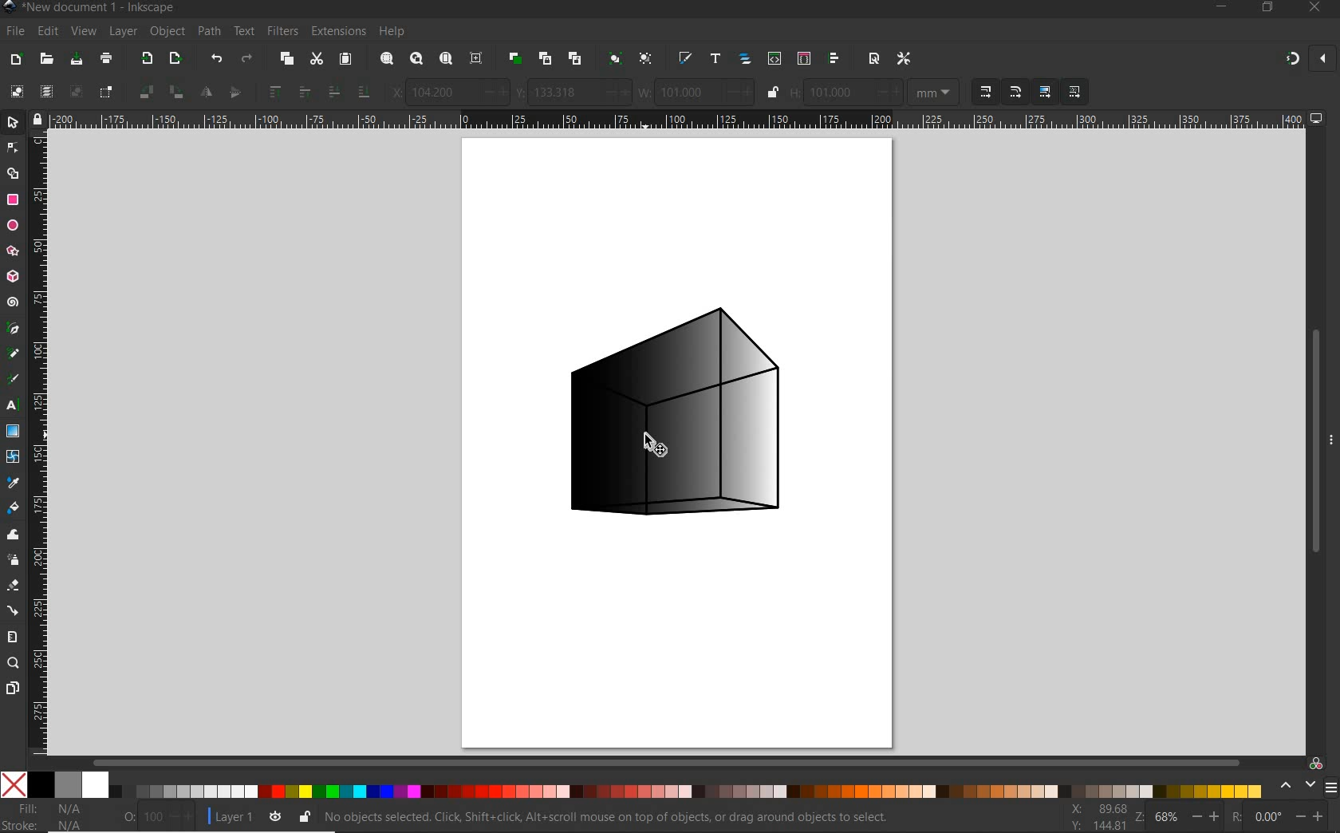 The image size is (1340, 833). I want to click on OPEN EXPORT, so click(175, 60).